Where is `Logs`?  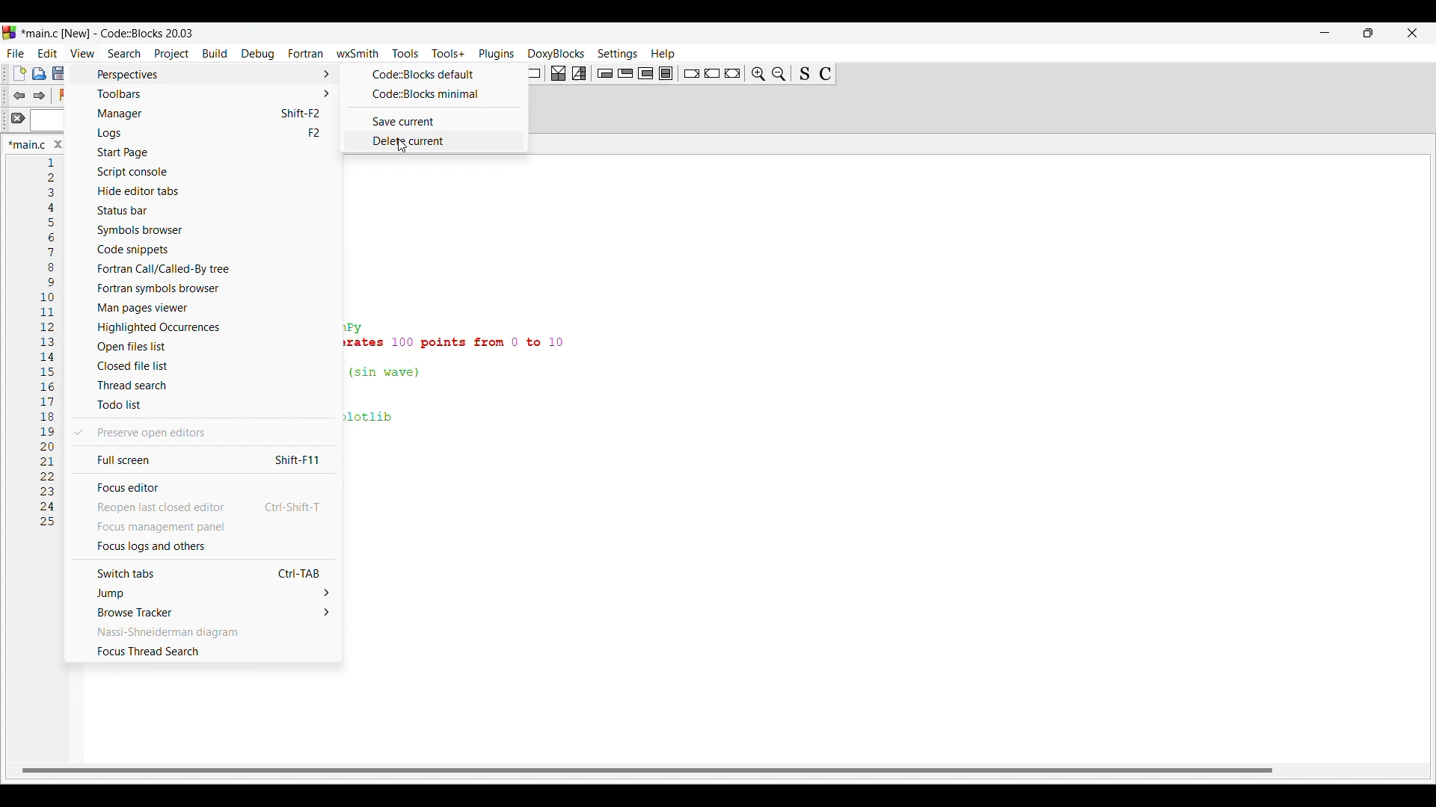 Logs is located at coordinates (207, 133).